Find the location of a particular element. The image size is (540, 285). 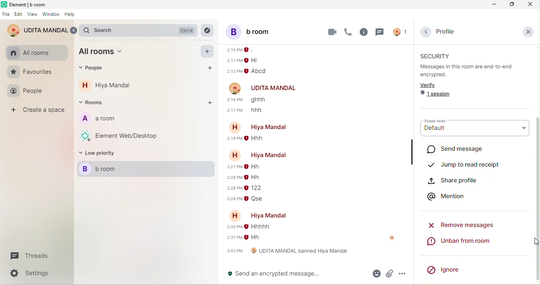

account profile image is located at coordinates (235, 88).